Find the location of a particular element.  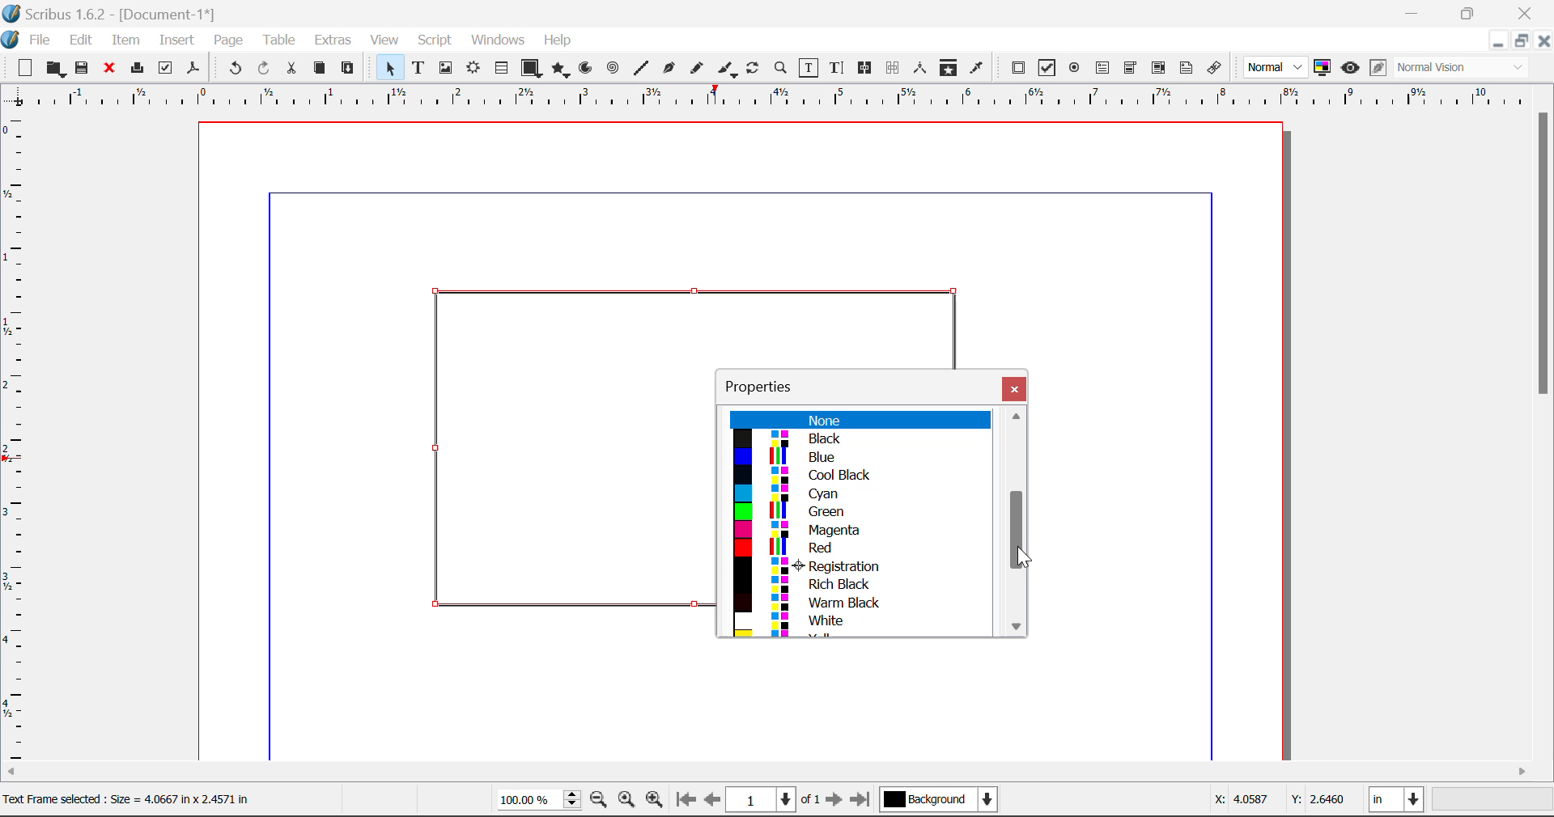

Zoom to 100% is located at coordinates (626, 802).